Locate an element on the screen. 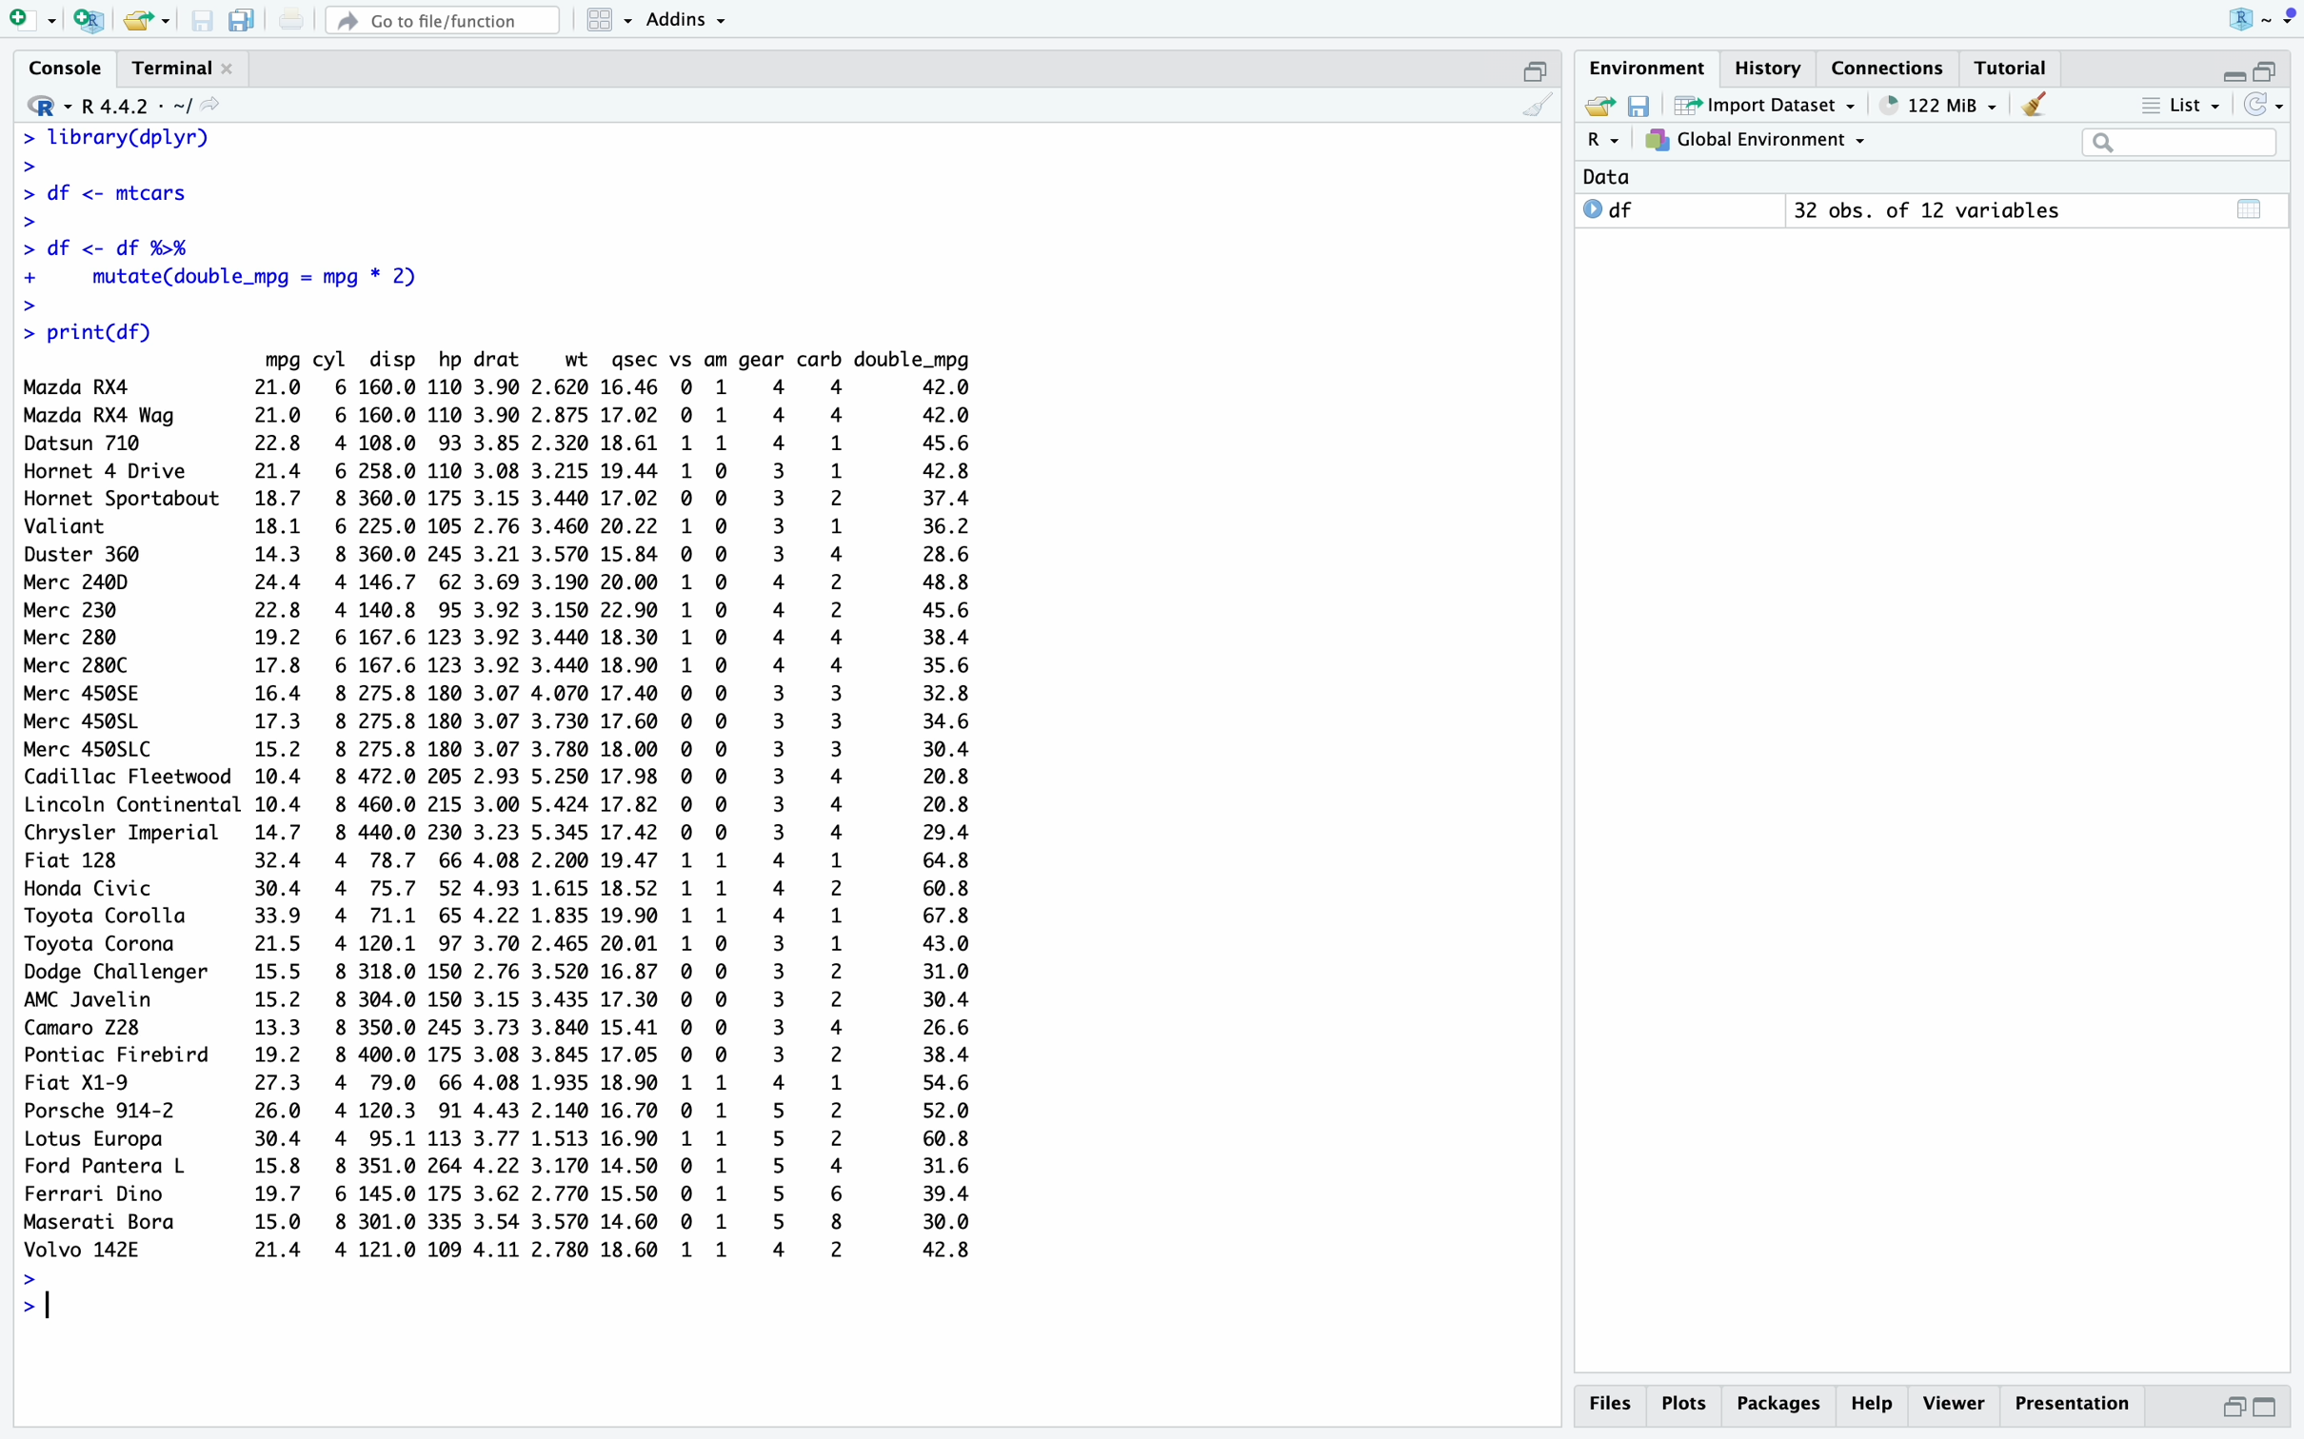 The width and height of the screenshot is (2304, 1439). 124 MiB is located at coordinates (1941, 106).